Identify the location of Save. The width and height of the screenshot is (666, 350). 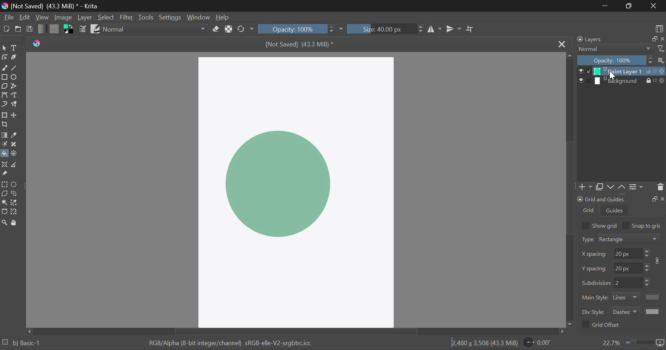
(30, 30).